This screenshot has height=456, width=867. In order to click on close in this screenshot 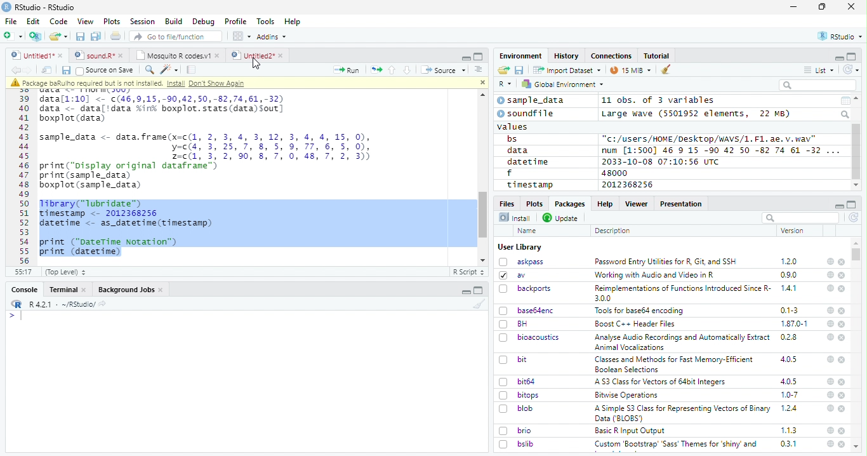, I will do `click(842, 359)`.